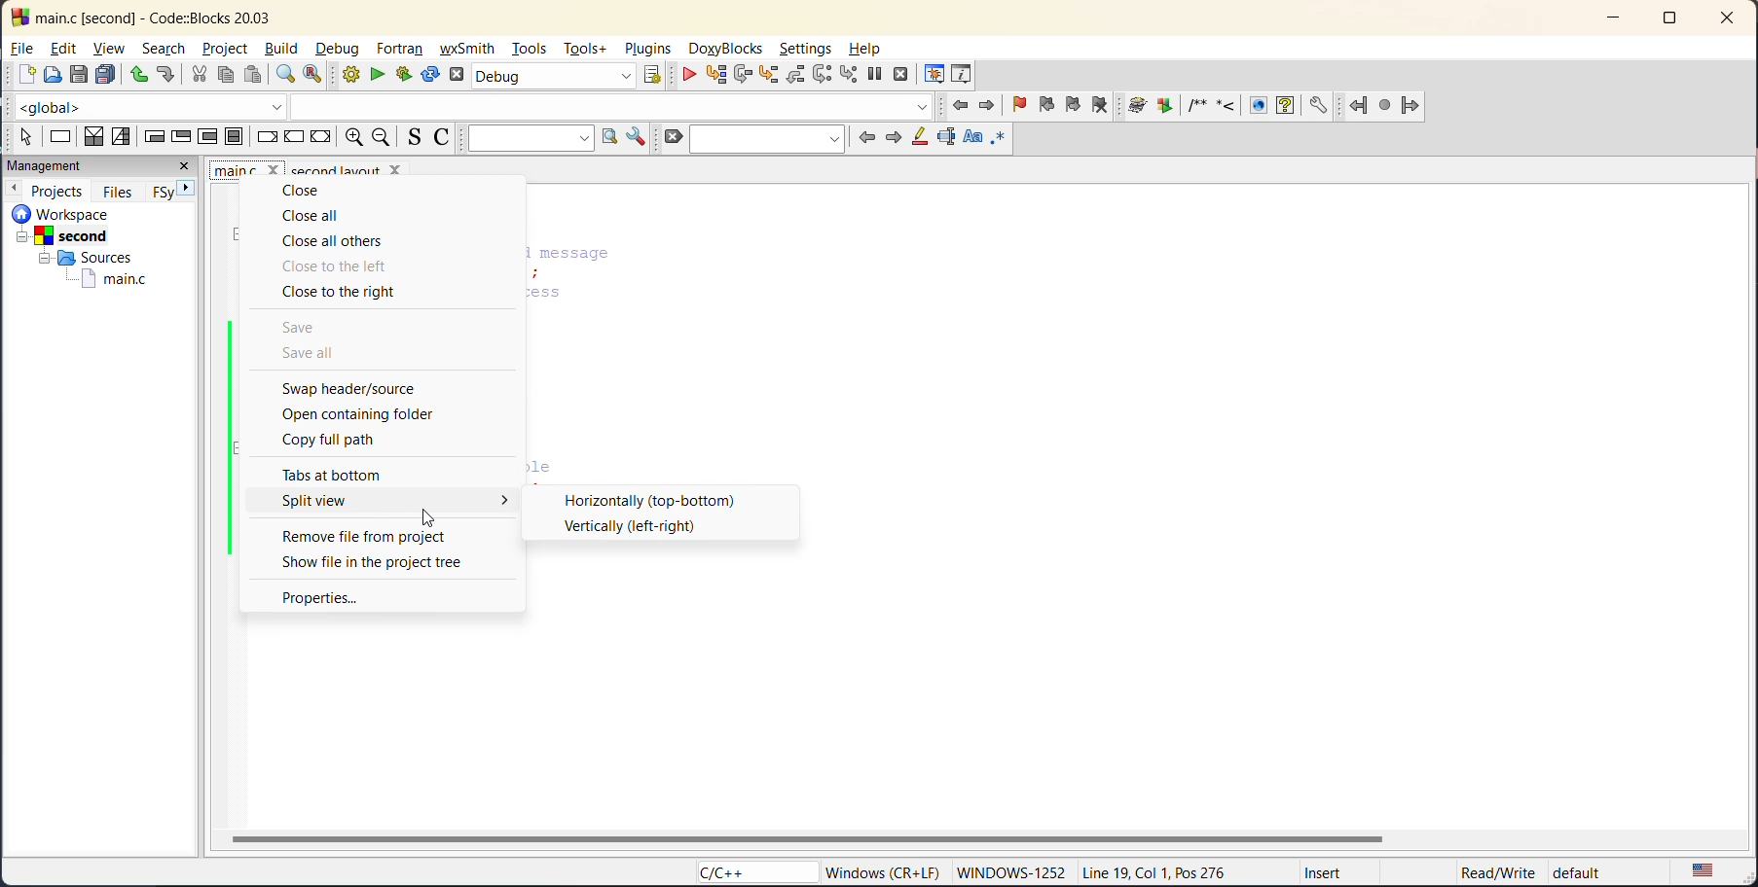  What do you see at coordinates (342, 266) in the screenshot?
I see `close to the left` at bounding box center [342, 266].